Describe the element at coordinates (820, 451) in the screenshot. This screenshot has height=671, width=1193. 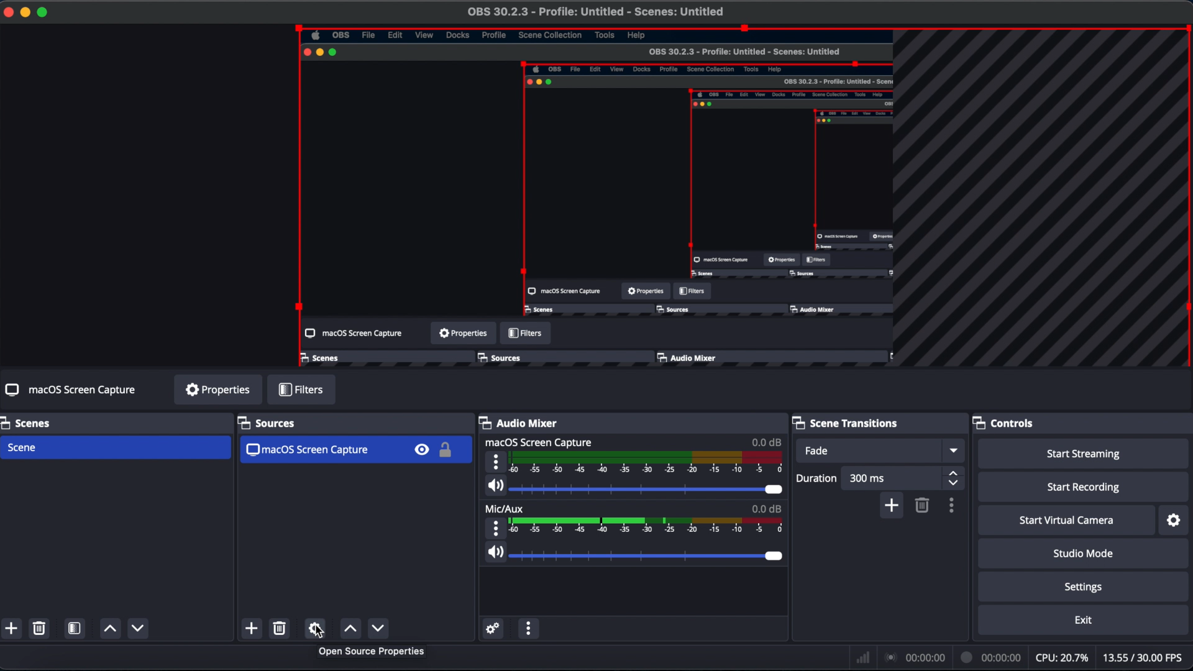
I see `fade` at that location.